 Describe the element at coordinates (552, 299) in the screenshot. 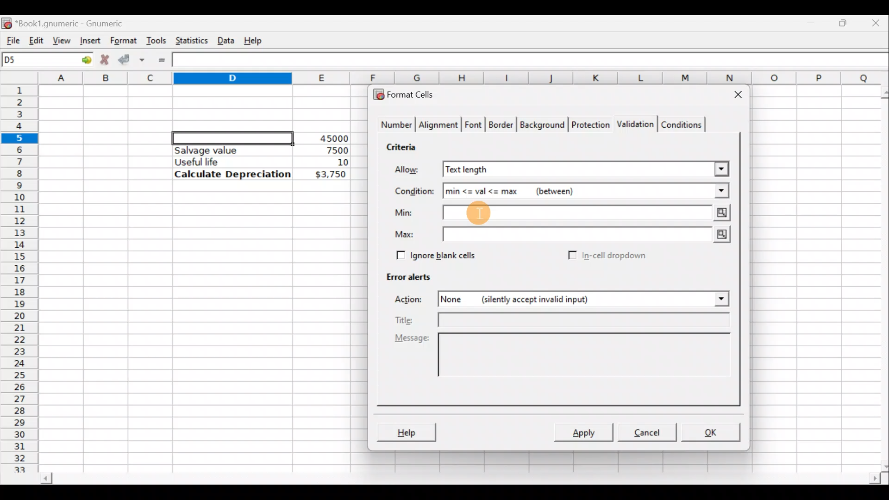

I see `None (silently accept invalid input)` at that location.